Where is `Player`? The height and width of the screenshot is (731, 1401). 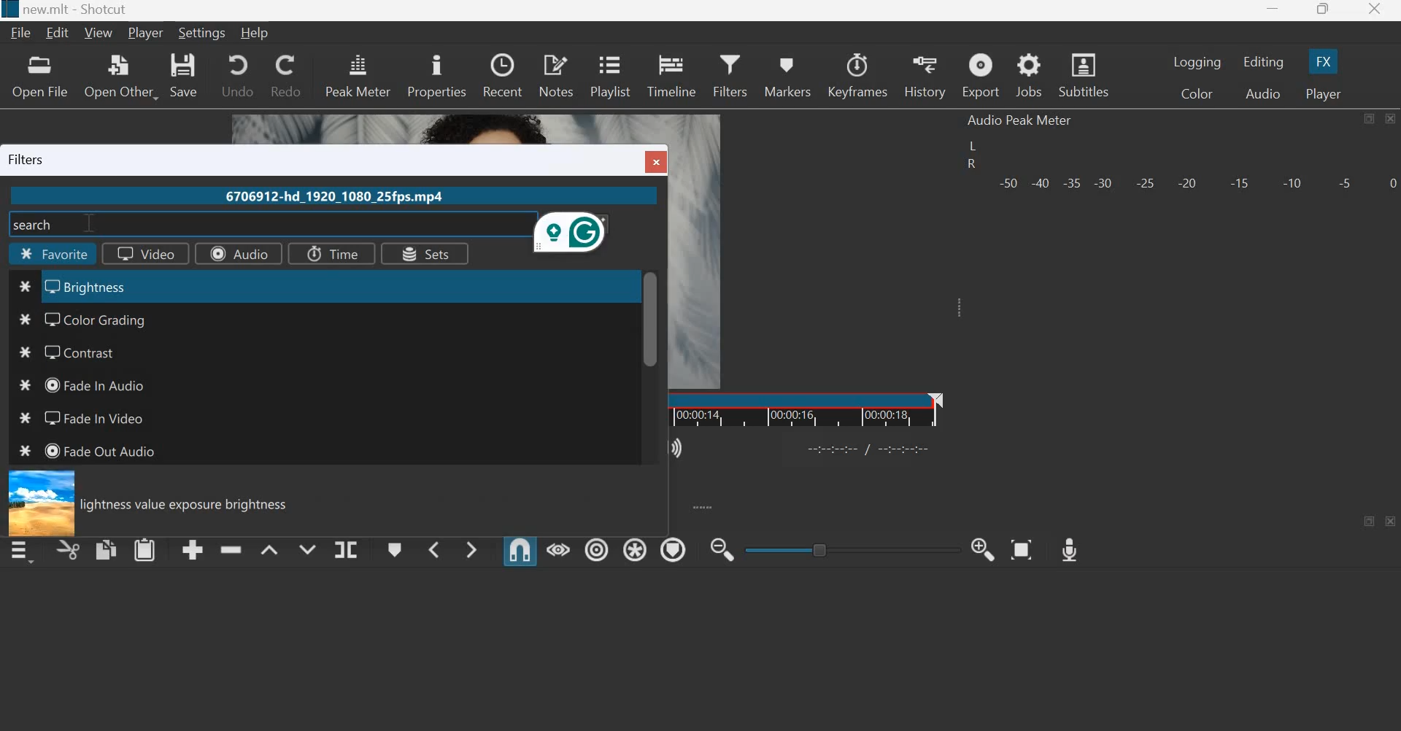
Player is located at coordinates (1321, 93).